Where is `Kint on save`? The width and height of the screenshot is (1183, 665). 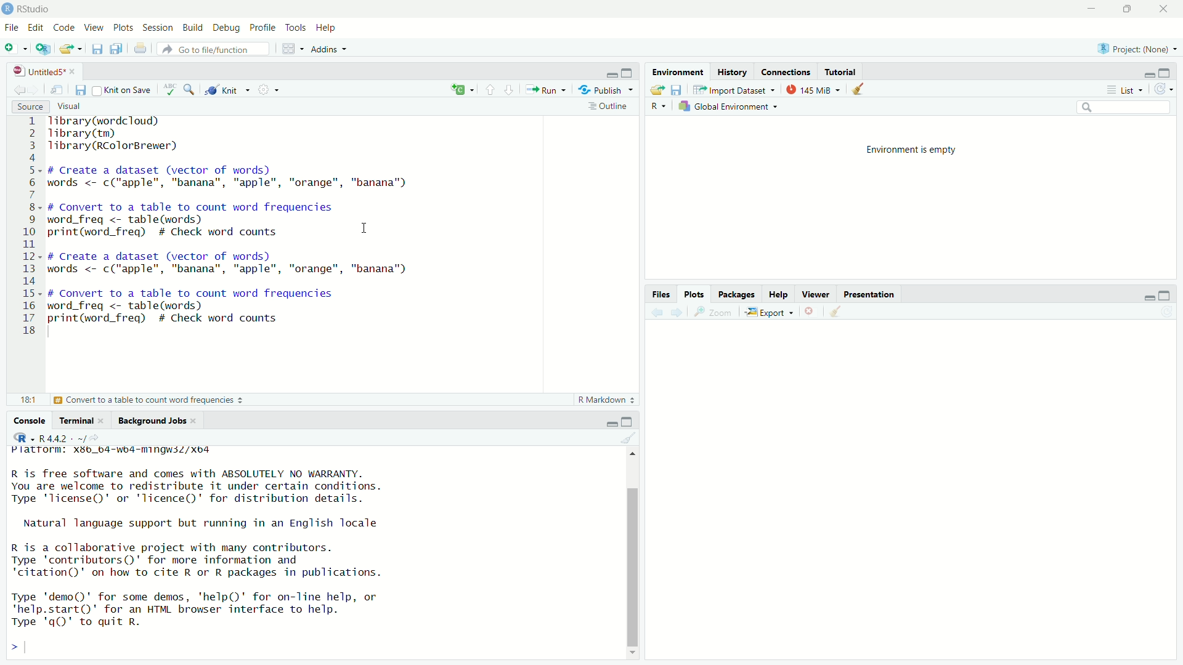
Kint on save is located at coordinates (121, 91).